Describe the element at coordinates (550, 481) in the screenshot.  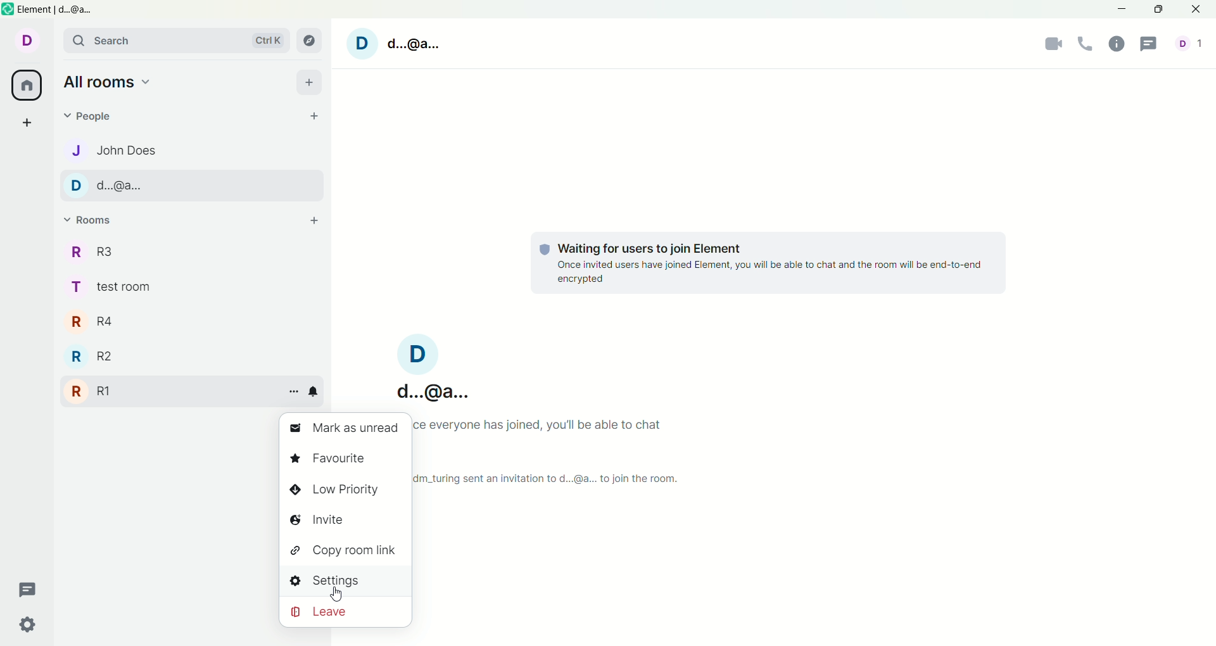
I see `Im_turing sent an invitation to d...@a... to join the room.` at that location.